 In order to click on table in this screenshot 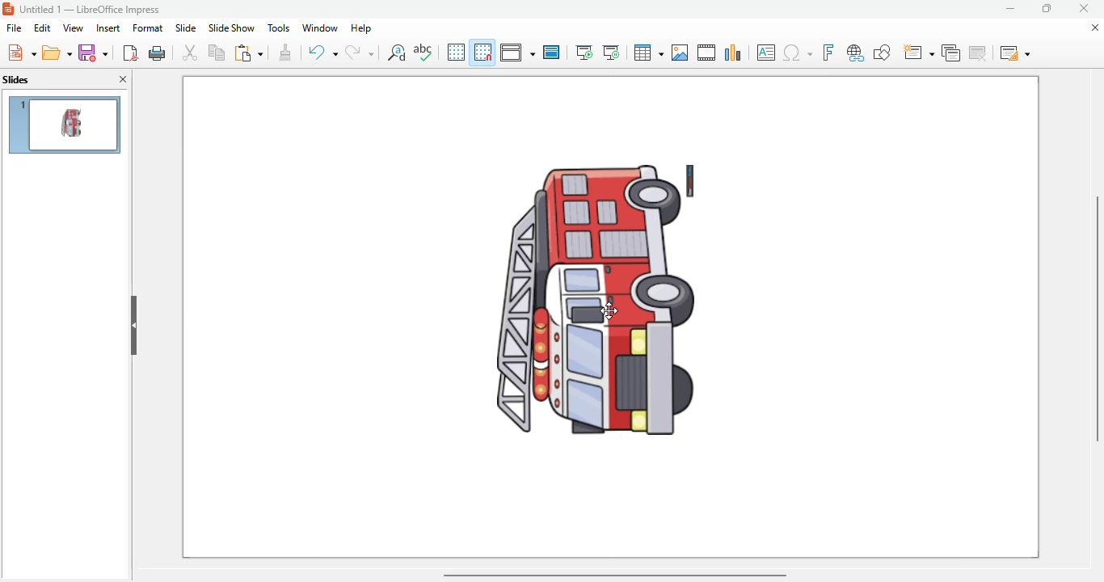, I will do `click(649, 53)`.